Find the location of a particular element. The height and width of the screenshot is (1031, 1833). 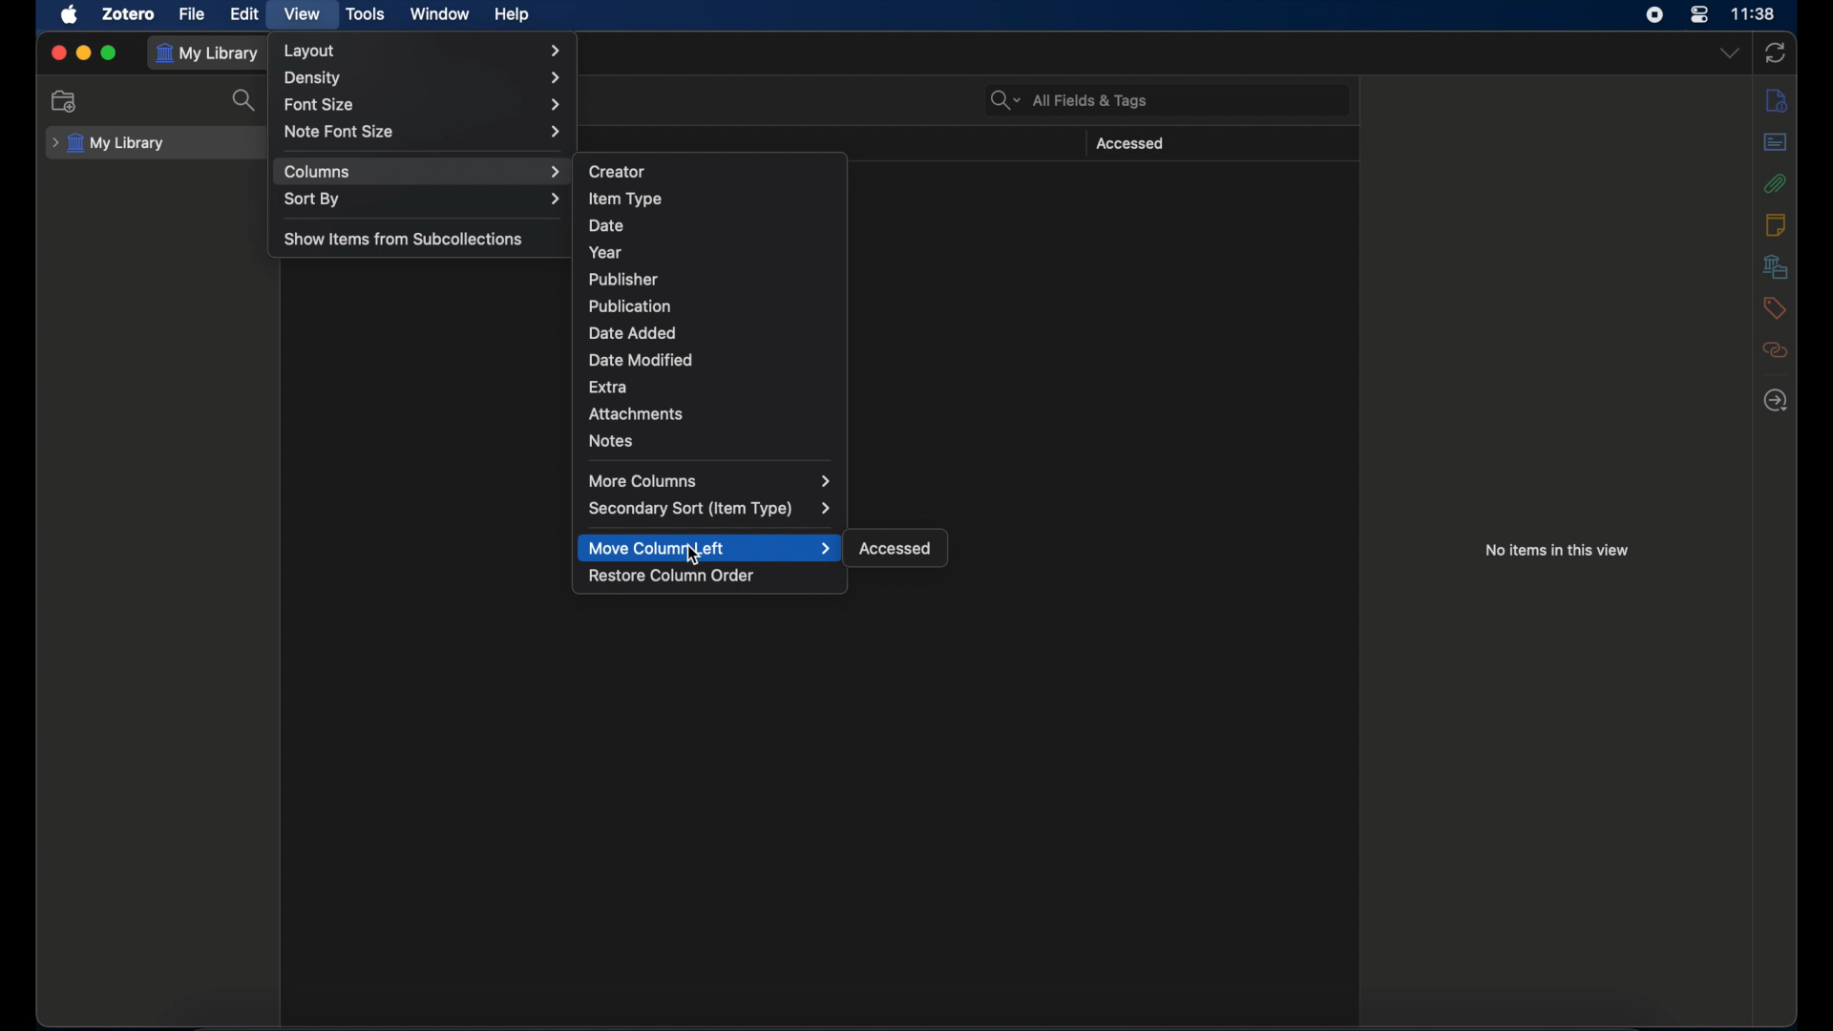

accessed is located at coordinates (897, 549).